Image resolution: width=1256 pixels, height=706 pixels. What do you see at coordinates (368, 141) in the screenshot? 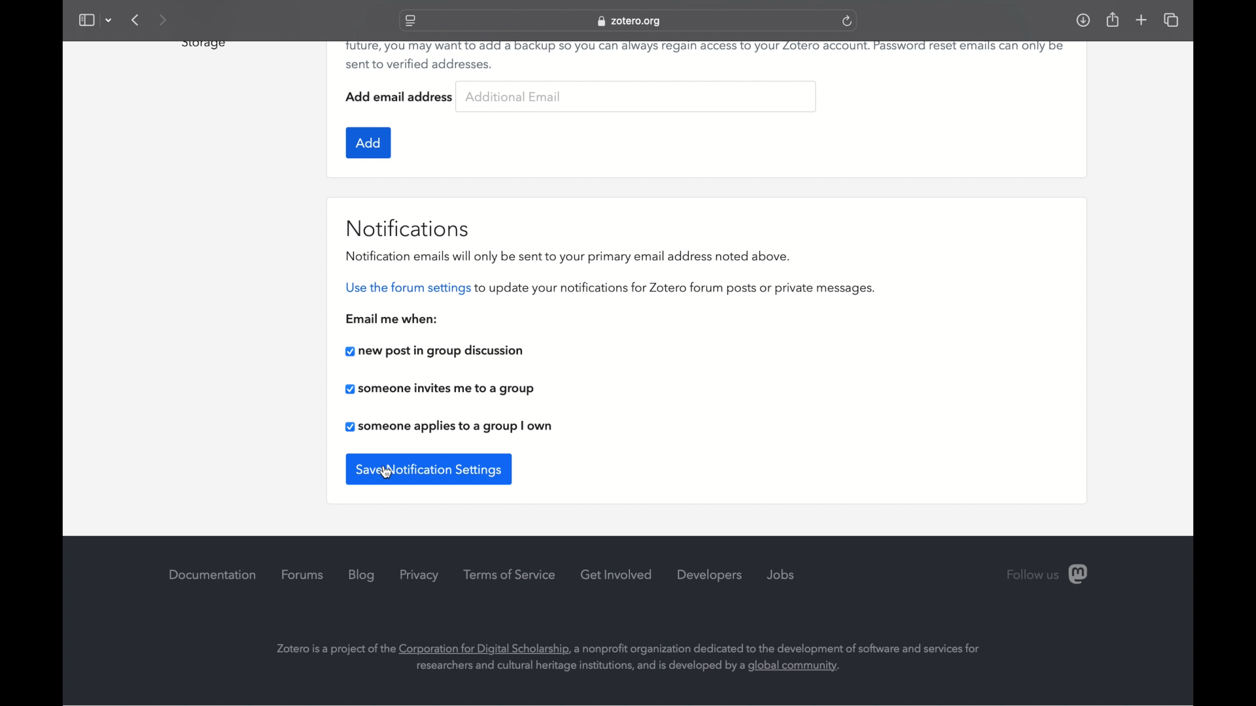
I see `add` at bounding box center [368, 141].